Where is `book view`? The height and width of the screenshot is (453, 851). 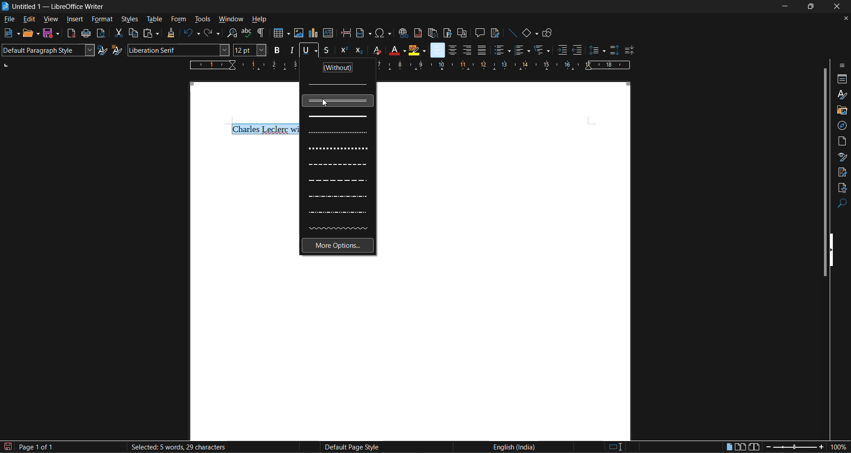
book view is located at coordinates (754, 448).